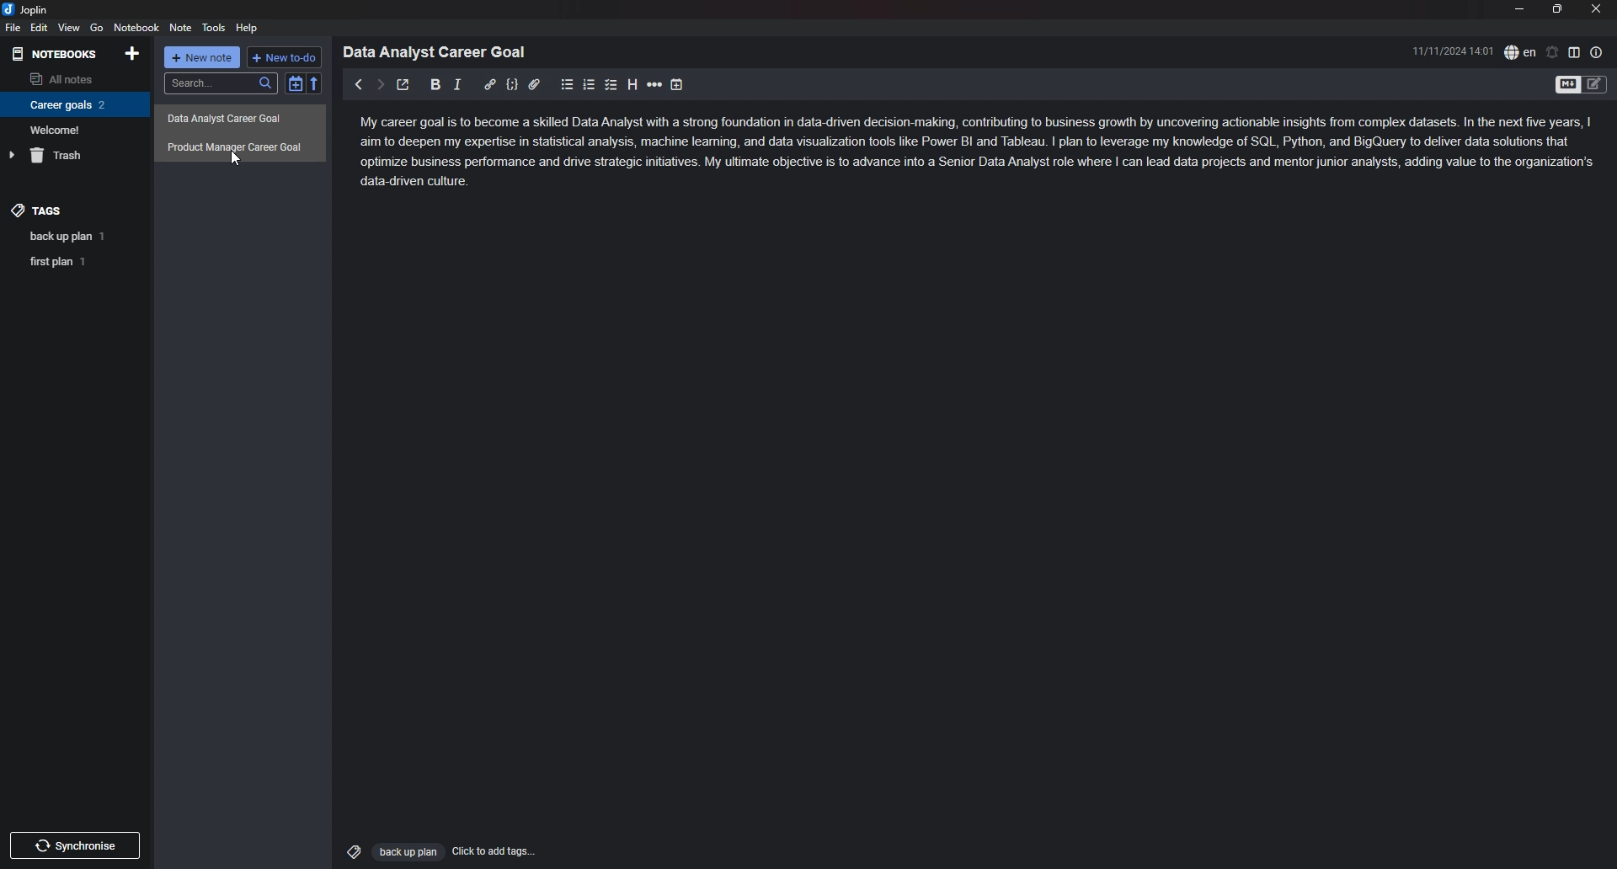  I want to click on close, so click(1596, 8).